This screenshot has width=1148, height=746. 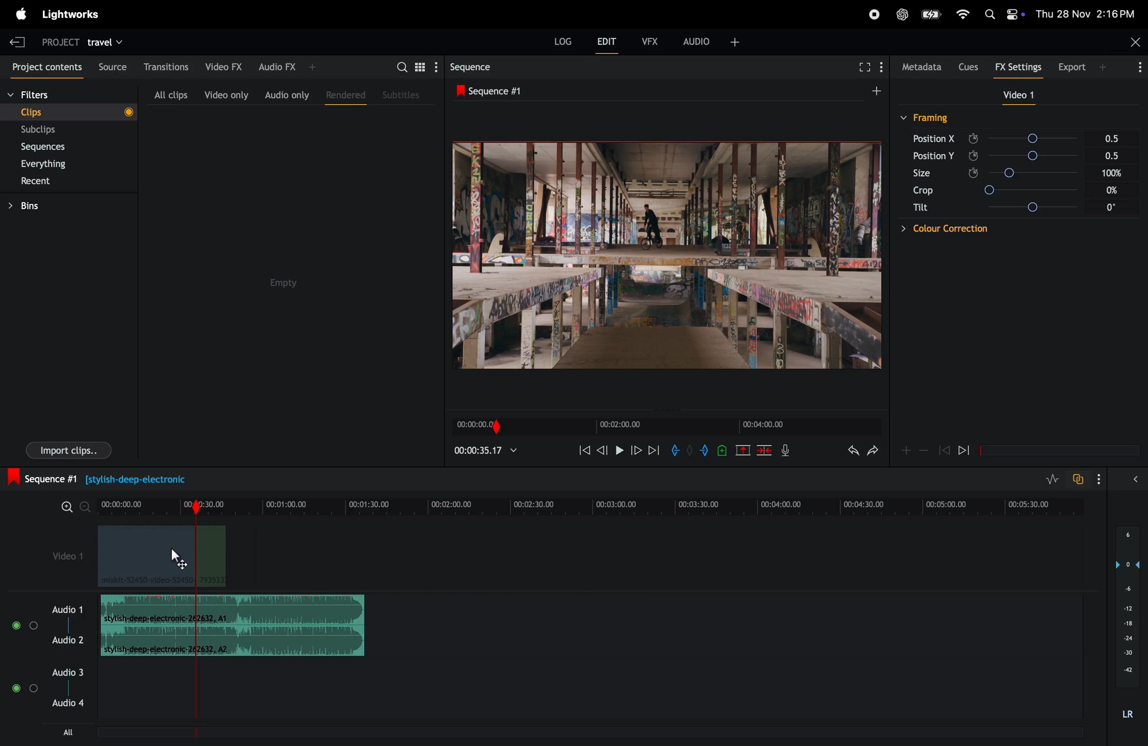 What do you see at coordinates (944, 450) in the screenshot?
I see `jump to previous key frame` at bounding box center [944, 450].